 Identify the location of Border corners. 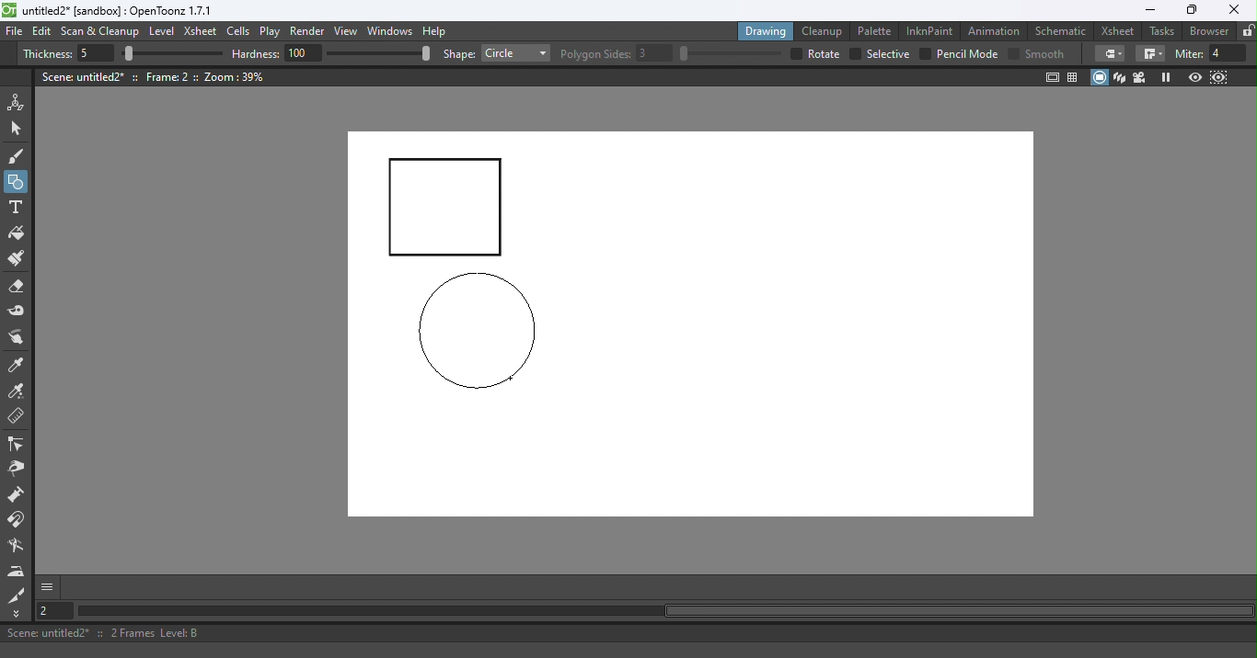
(1150, 54).